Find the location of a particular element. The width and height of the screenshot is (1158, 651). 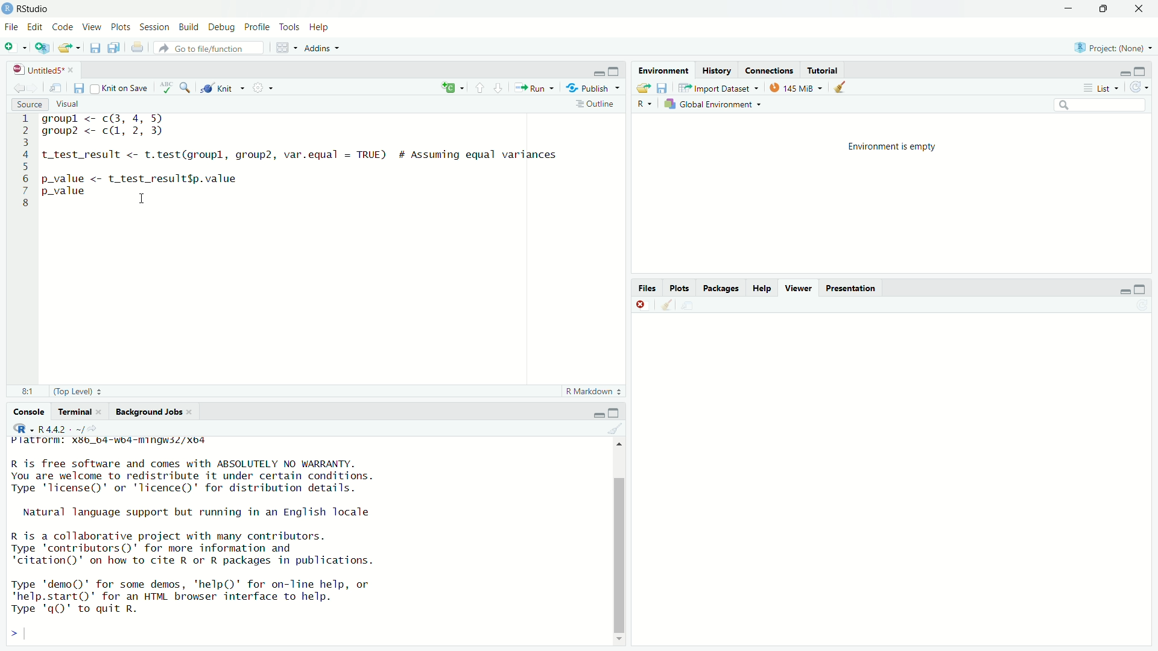

re-run previous code is located at coordinates (452, 88).